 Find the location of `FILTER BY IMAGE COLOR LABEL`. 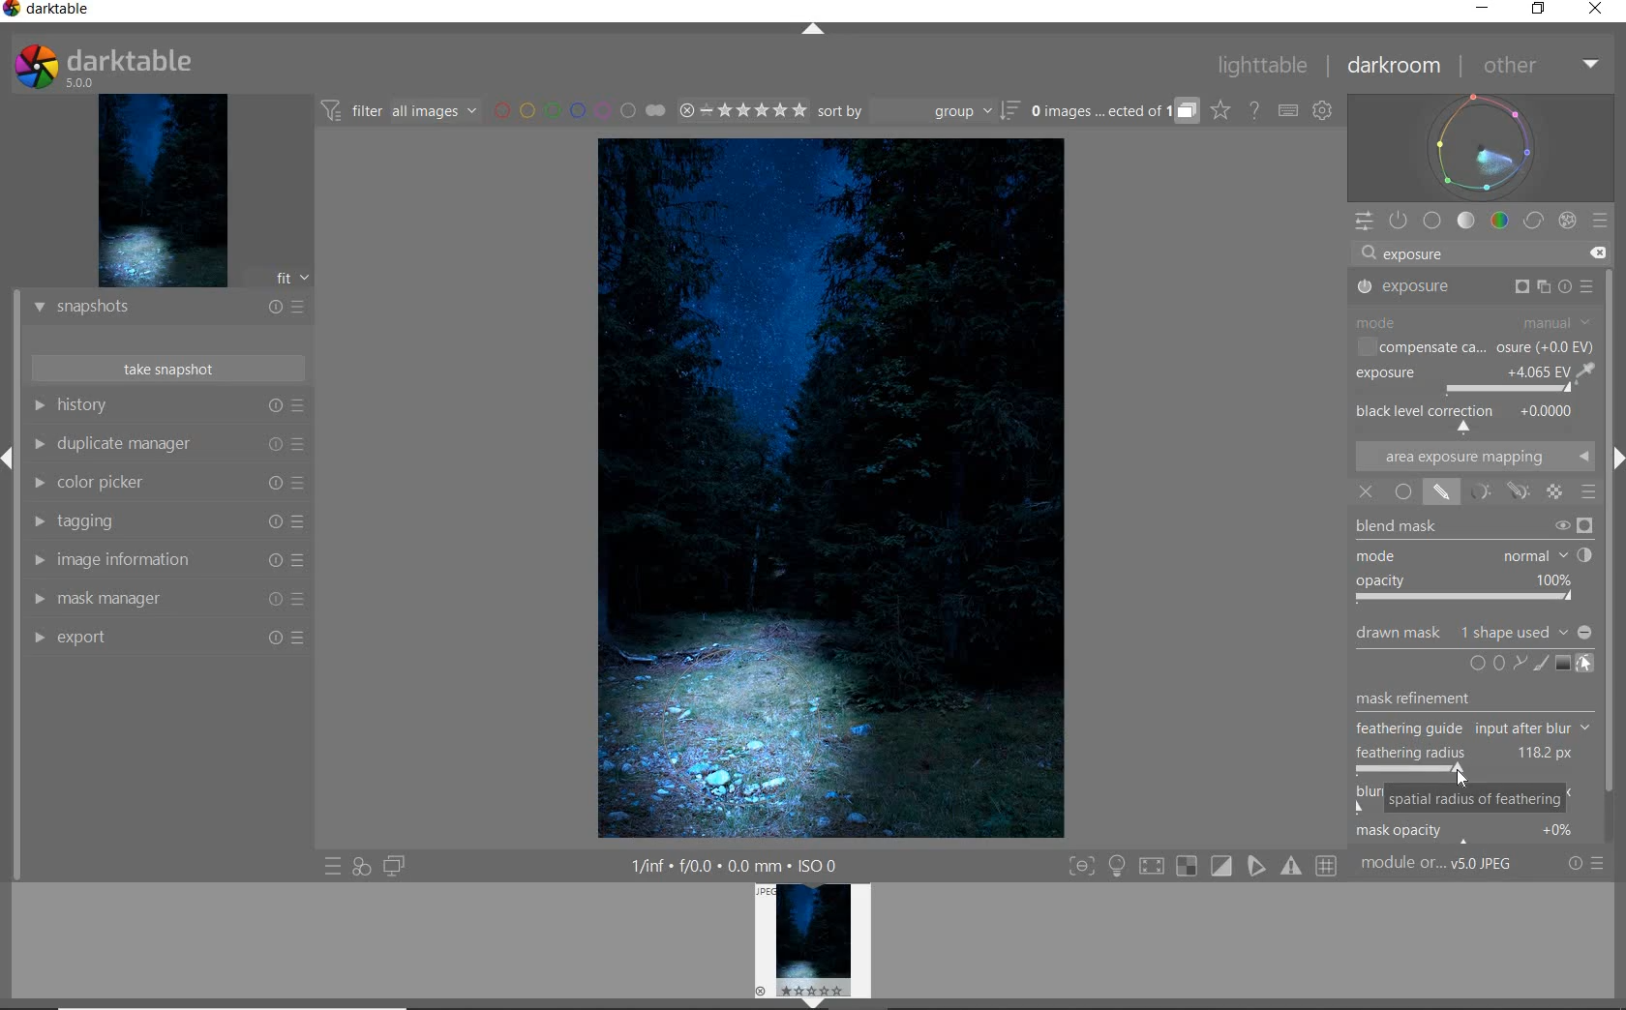

FILTER BY IMAGE COLOR LABEL is located at coordinates (580, 112).